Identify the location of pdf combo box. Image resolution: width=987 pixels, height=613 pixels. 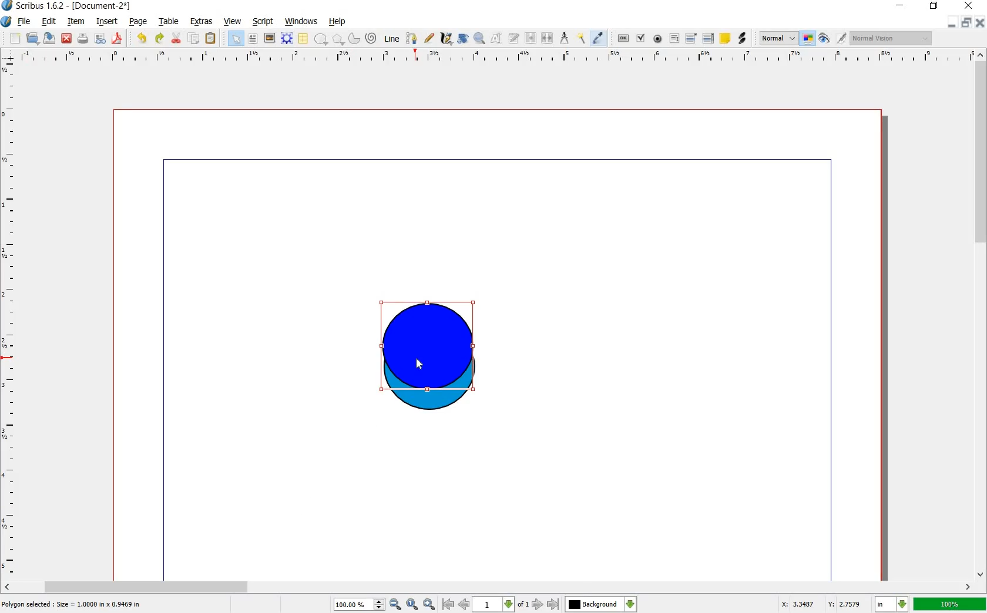
(690, 38).